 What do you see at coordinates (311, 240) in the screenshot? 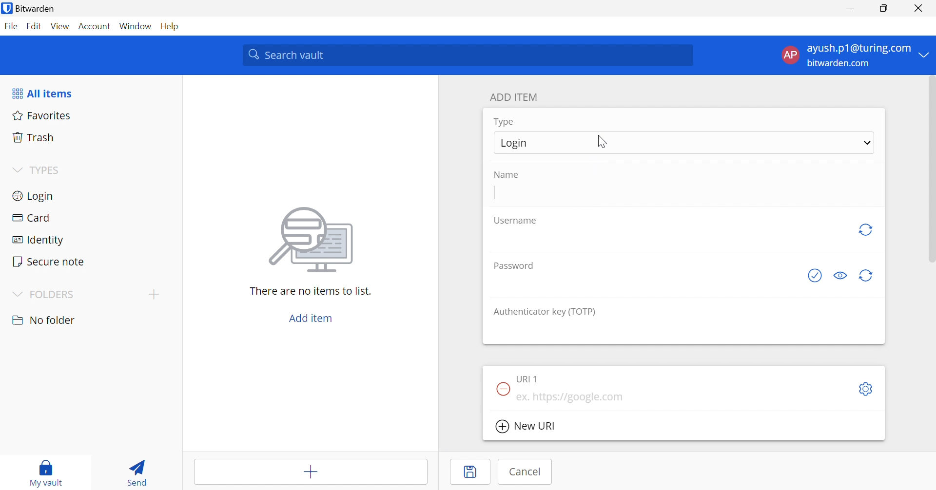
I see `image` at bounding box center [311, 240].